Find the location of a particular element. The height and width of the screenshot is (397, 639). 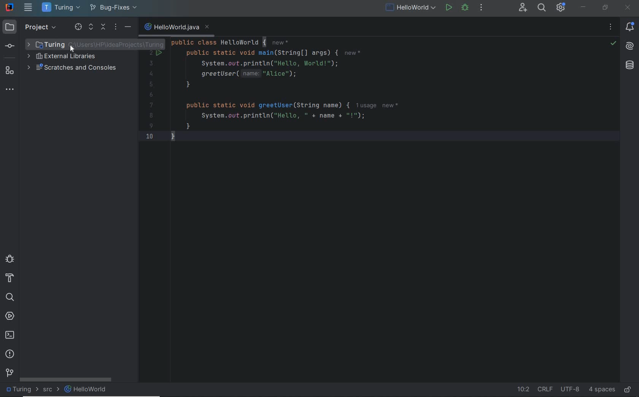

search is located at coordinates (9, 296).